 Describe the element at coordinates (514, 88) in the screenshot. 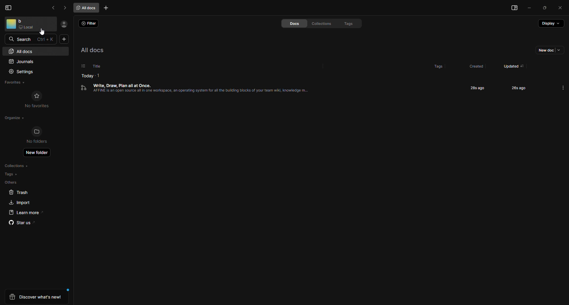

I see `time` at that location.